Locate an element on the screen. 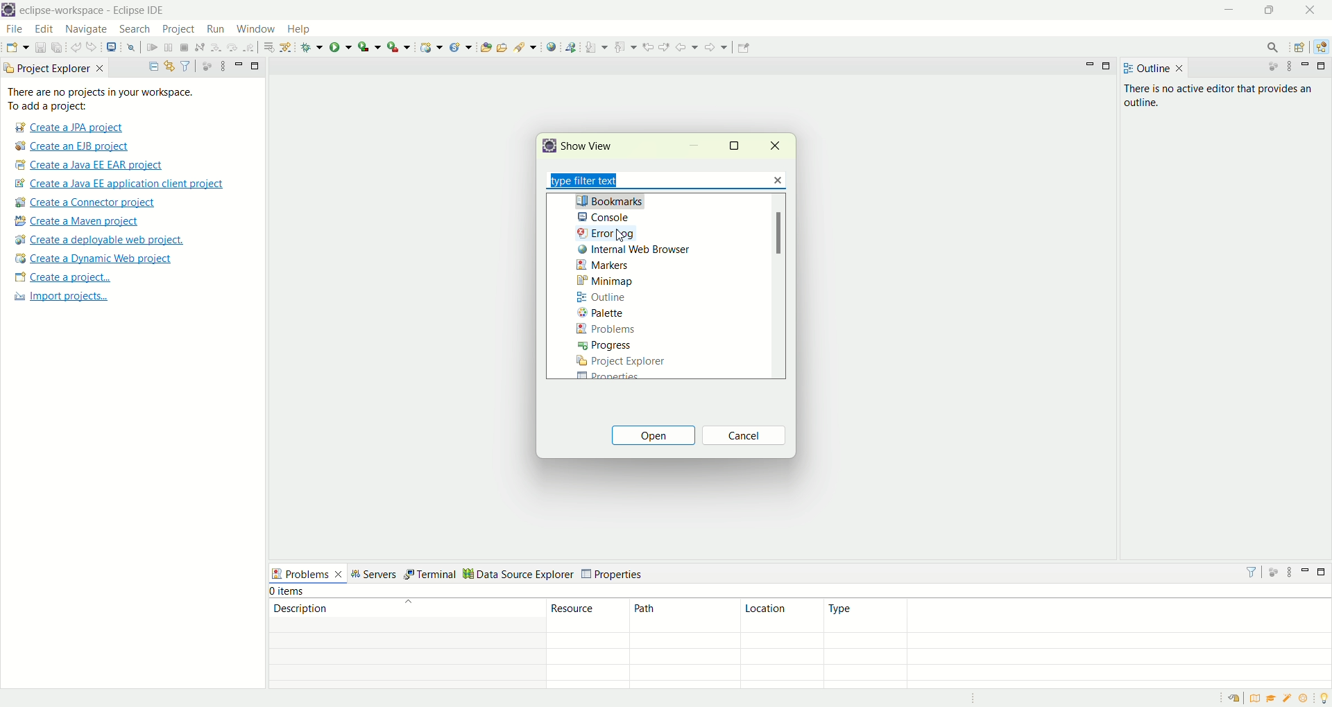 This screenshot has width=1332, height=707. search is located at coordinates (135, 29).